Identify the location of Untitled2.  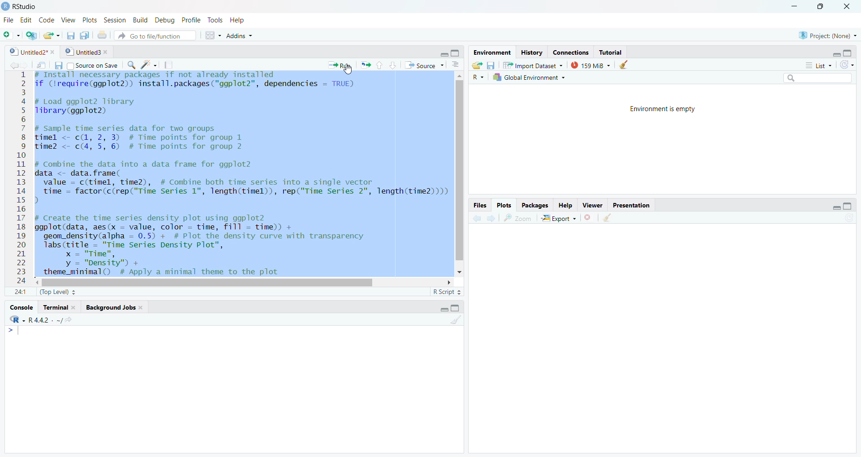
(31, 52).